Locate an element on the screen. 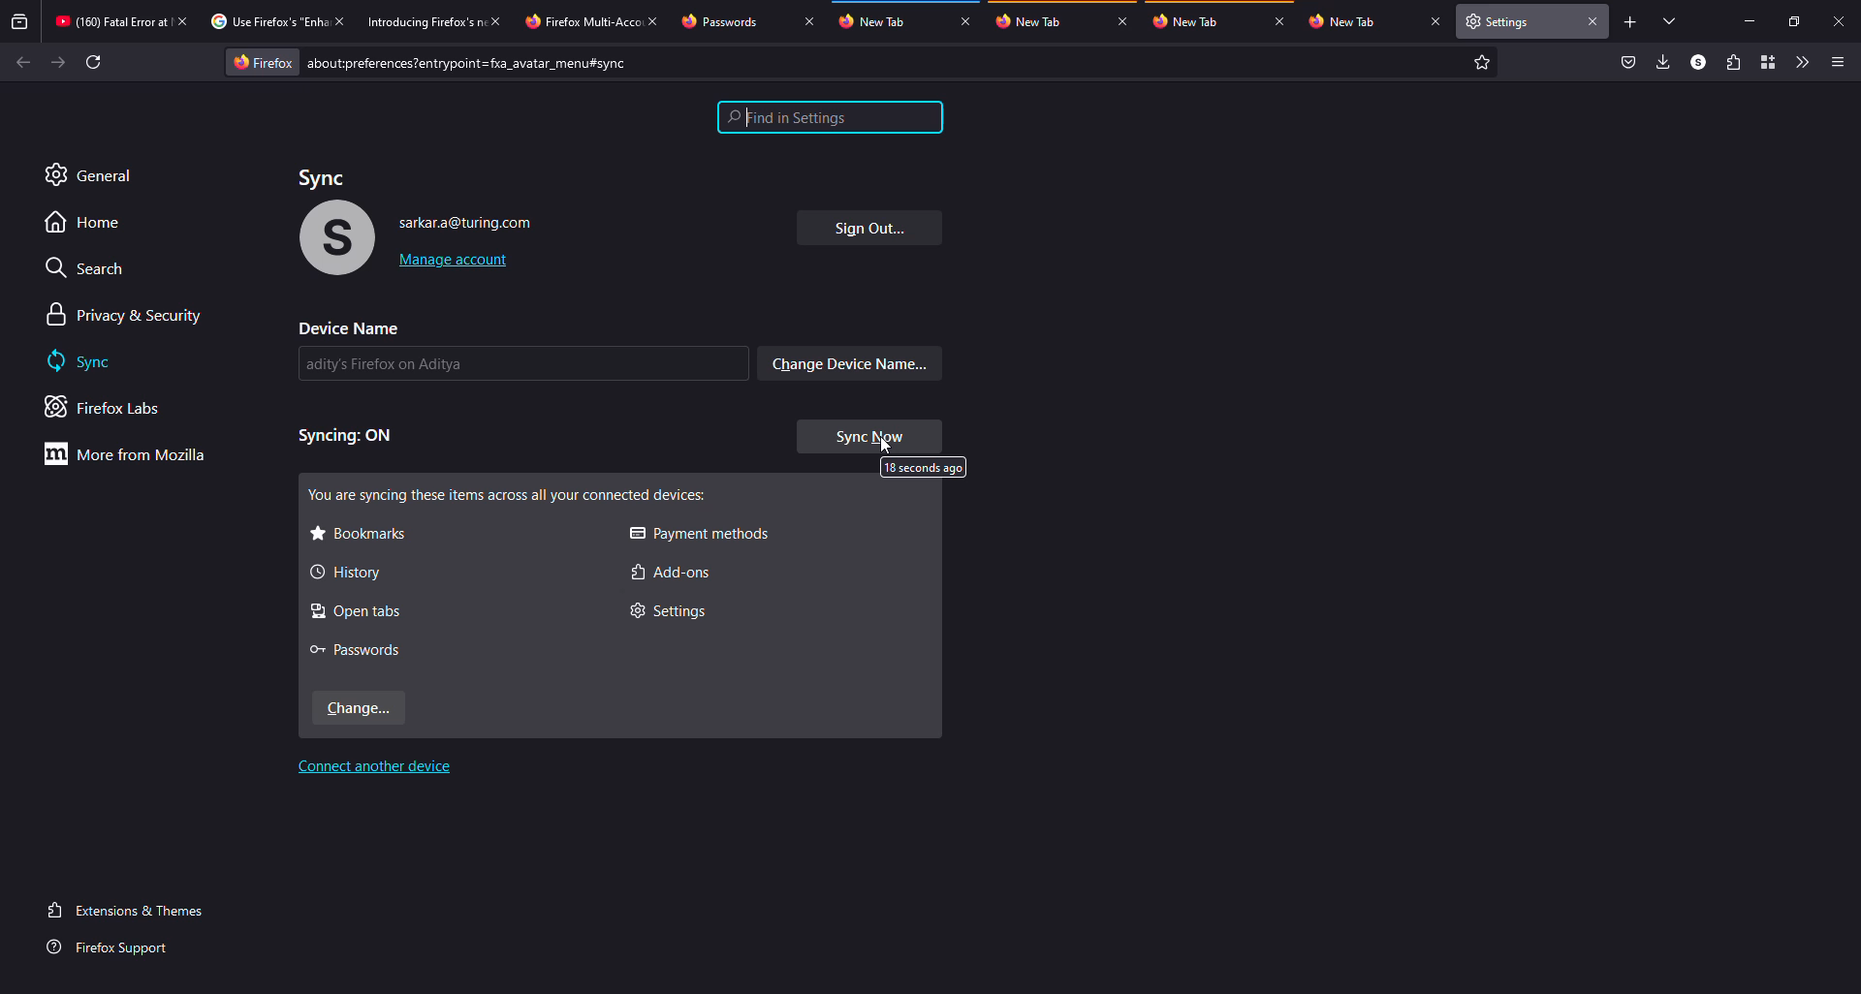 The height and width of the screenshot is (994, 1861). device name is located at coordinates (349, 327).